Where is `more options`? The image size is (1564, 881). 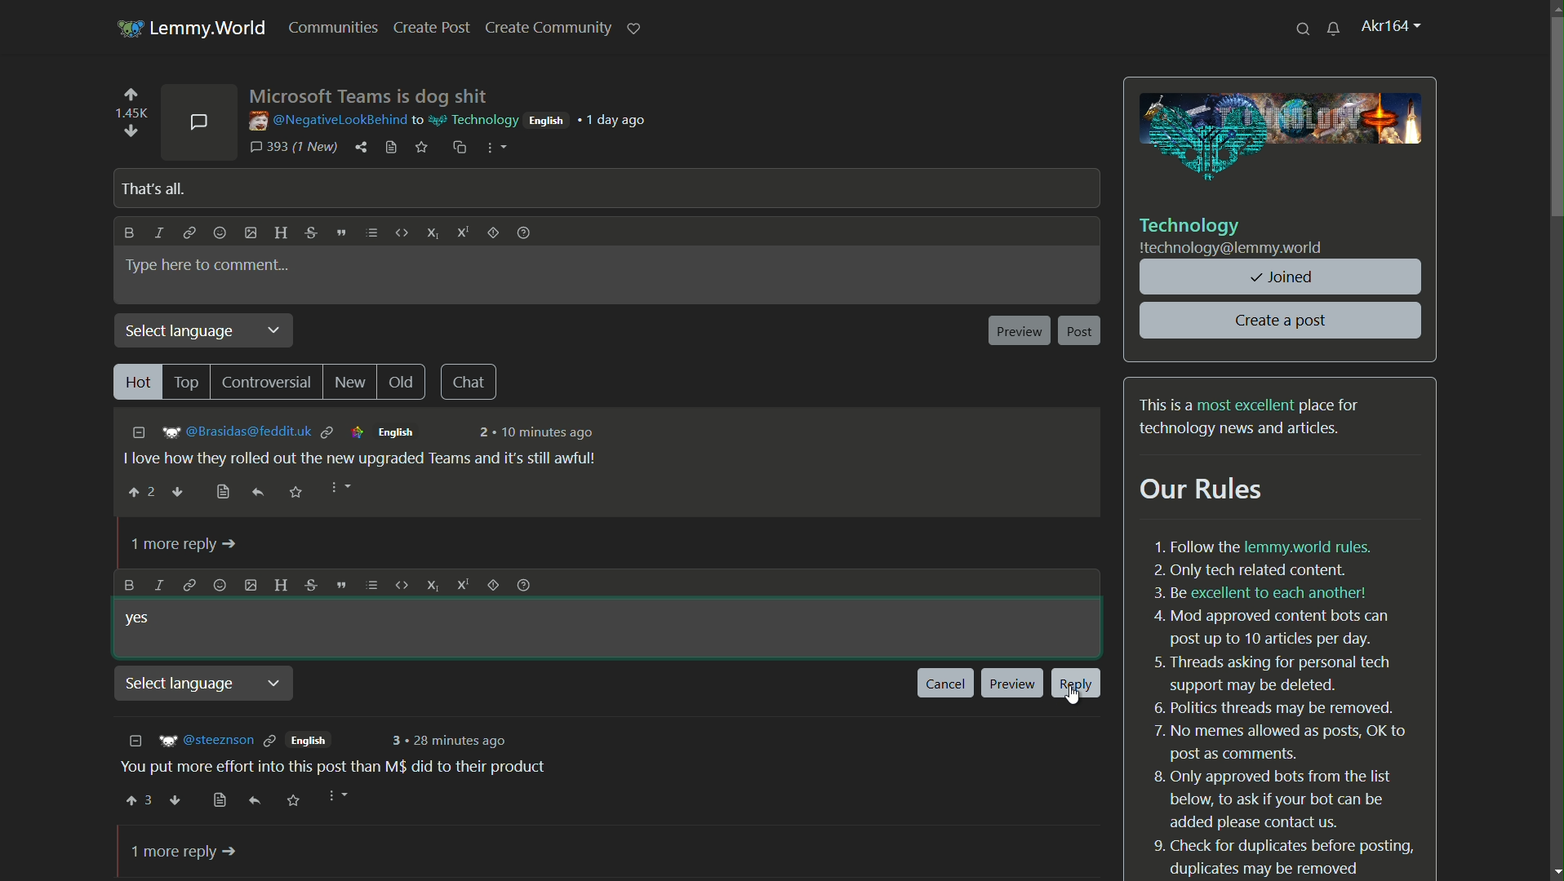 more options is located at coordinates (493, 148).